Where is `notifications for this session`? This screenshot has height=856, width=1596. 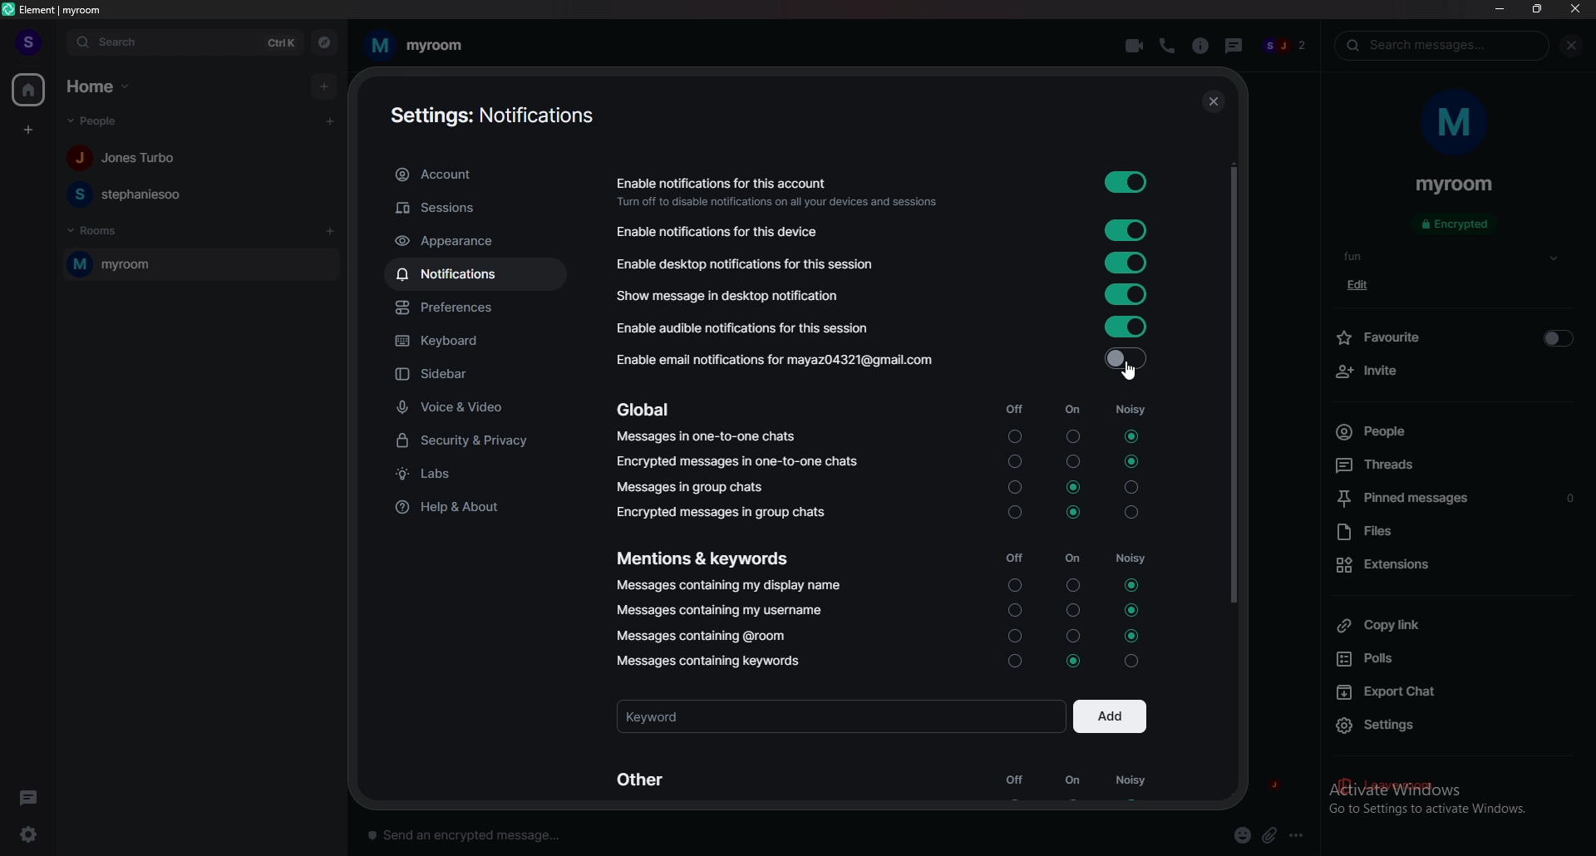 notifications for this session is located at coordinates (881, 263).